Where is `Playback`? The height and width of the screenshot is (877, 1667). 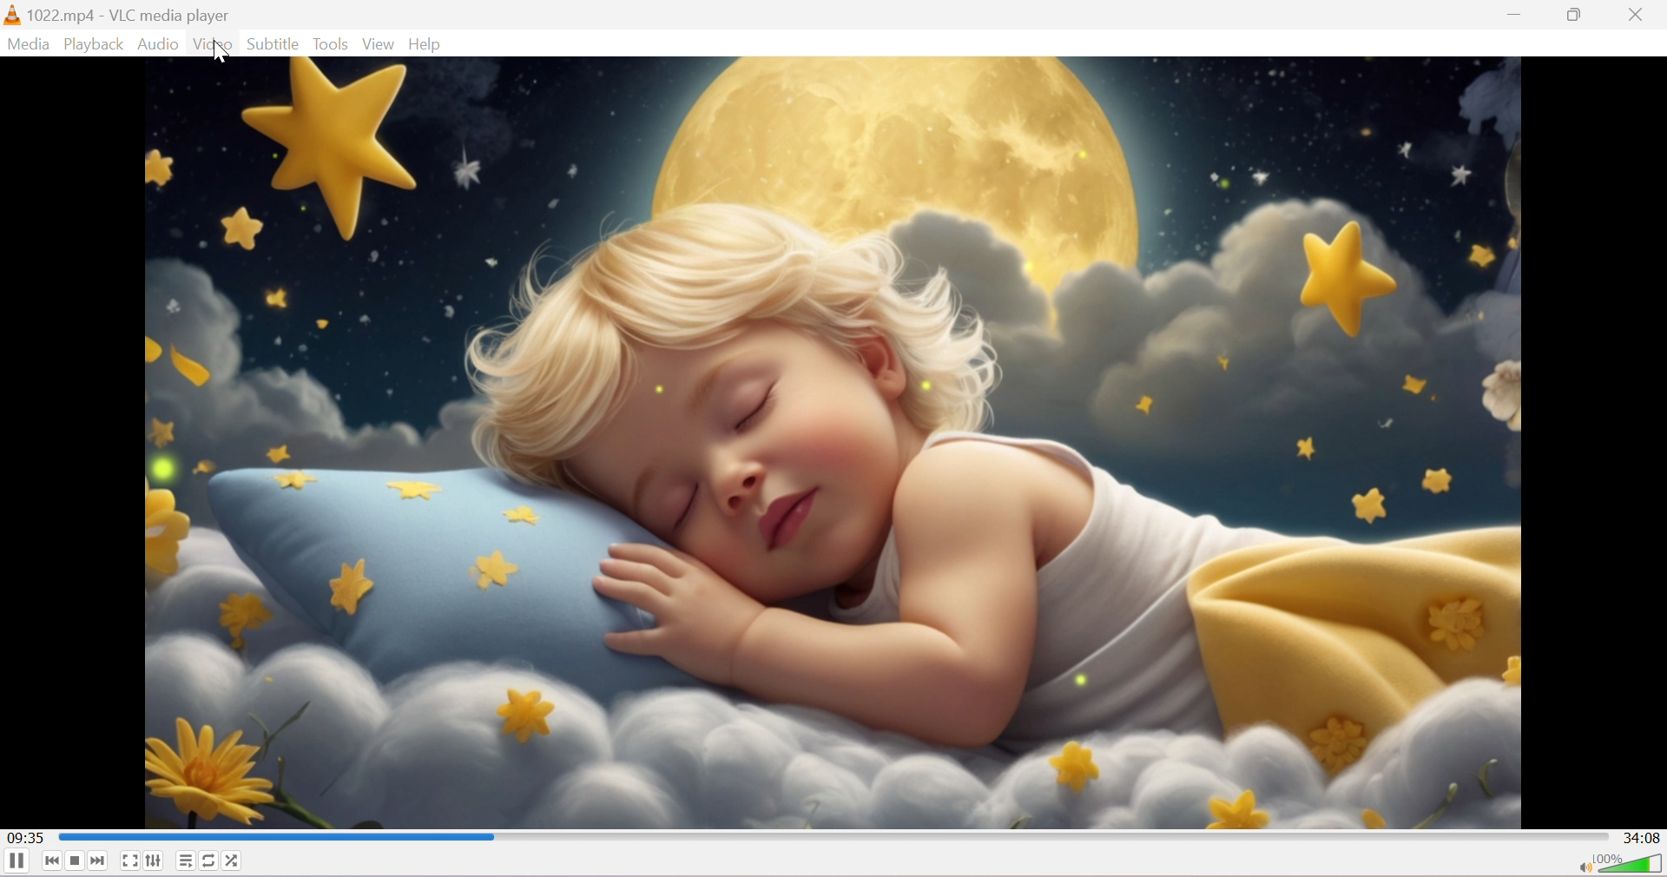 Playback is located at coordinates (94, 45).